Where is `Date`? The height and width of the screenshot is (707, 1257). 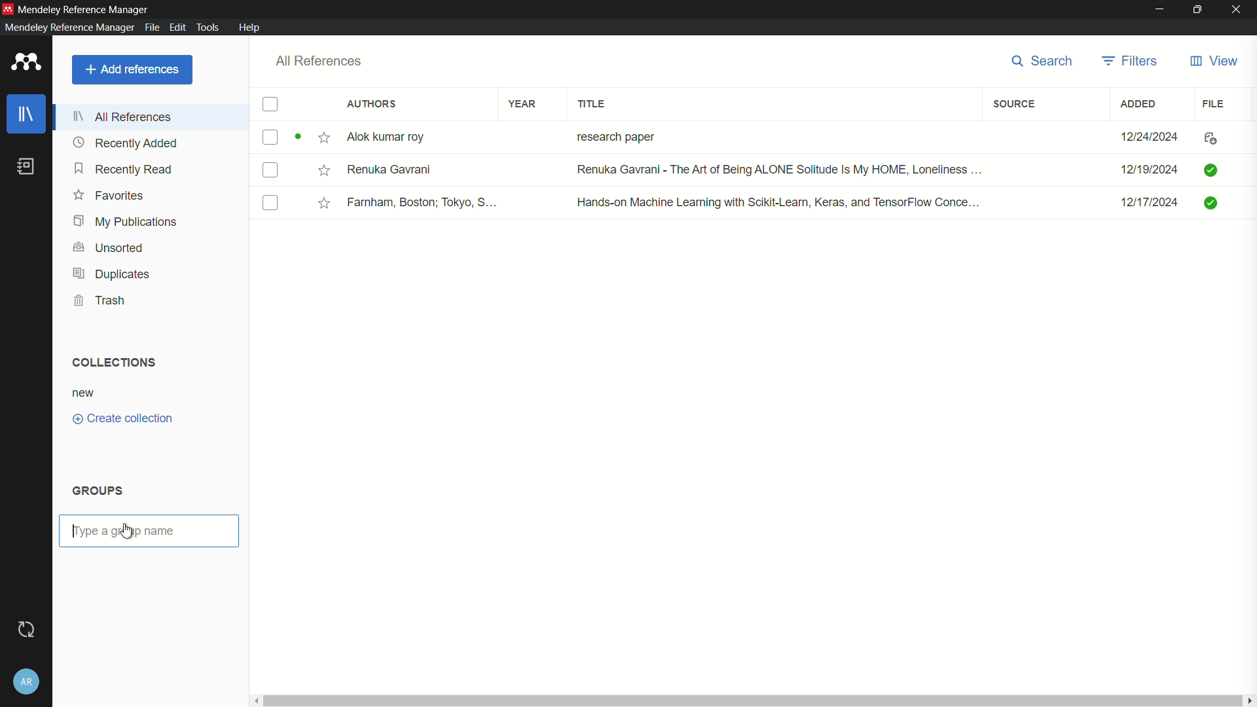 Date is located at coordinates (1152, 136).